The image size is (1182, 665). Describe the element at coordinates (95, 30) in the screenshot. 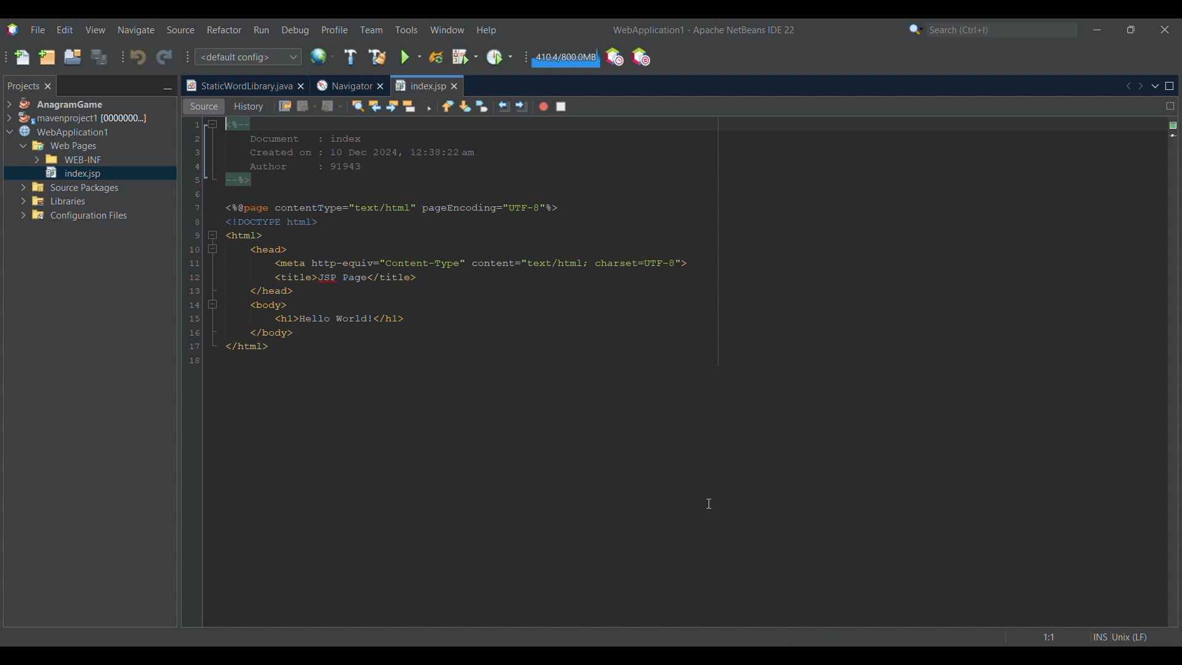

I see `View menu` at that location.